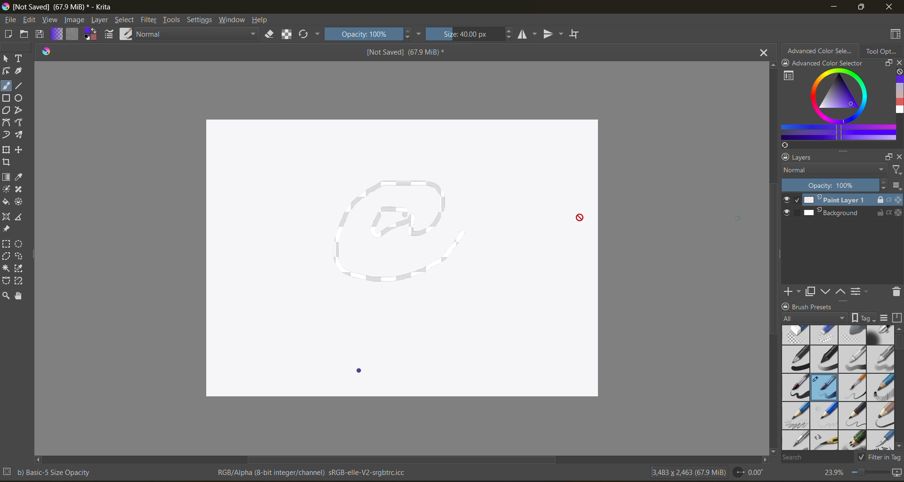 The height and width of the screenshot is (482, 904). What do you see at coordinates (576, 35) in the screenshot?
I see `wrap around mode` at bounding box center [576, 35].